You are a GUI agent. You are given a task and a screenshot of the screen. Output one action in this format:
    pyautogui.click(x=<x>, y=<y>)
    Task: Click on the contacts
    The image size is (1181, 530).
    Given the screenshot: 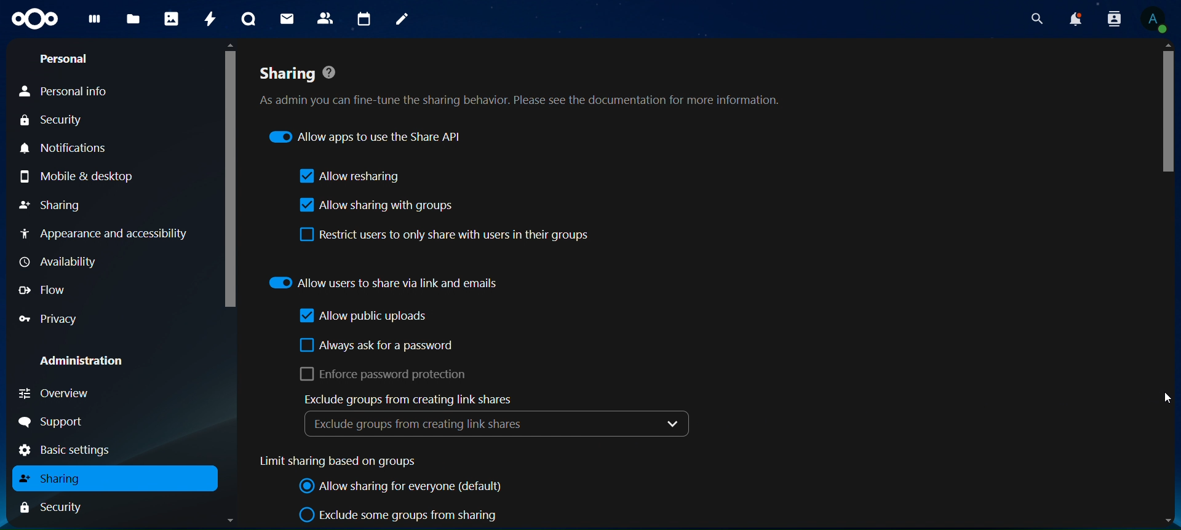 What is the action you would take?
    pyautogui.click(x=327, y=18)
    